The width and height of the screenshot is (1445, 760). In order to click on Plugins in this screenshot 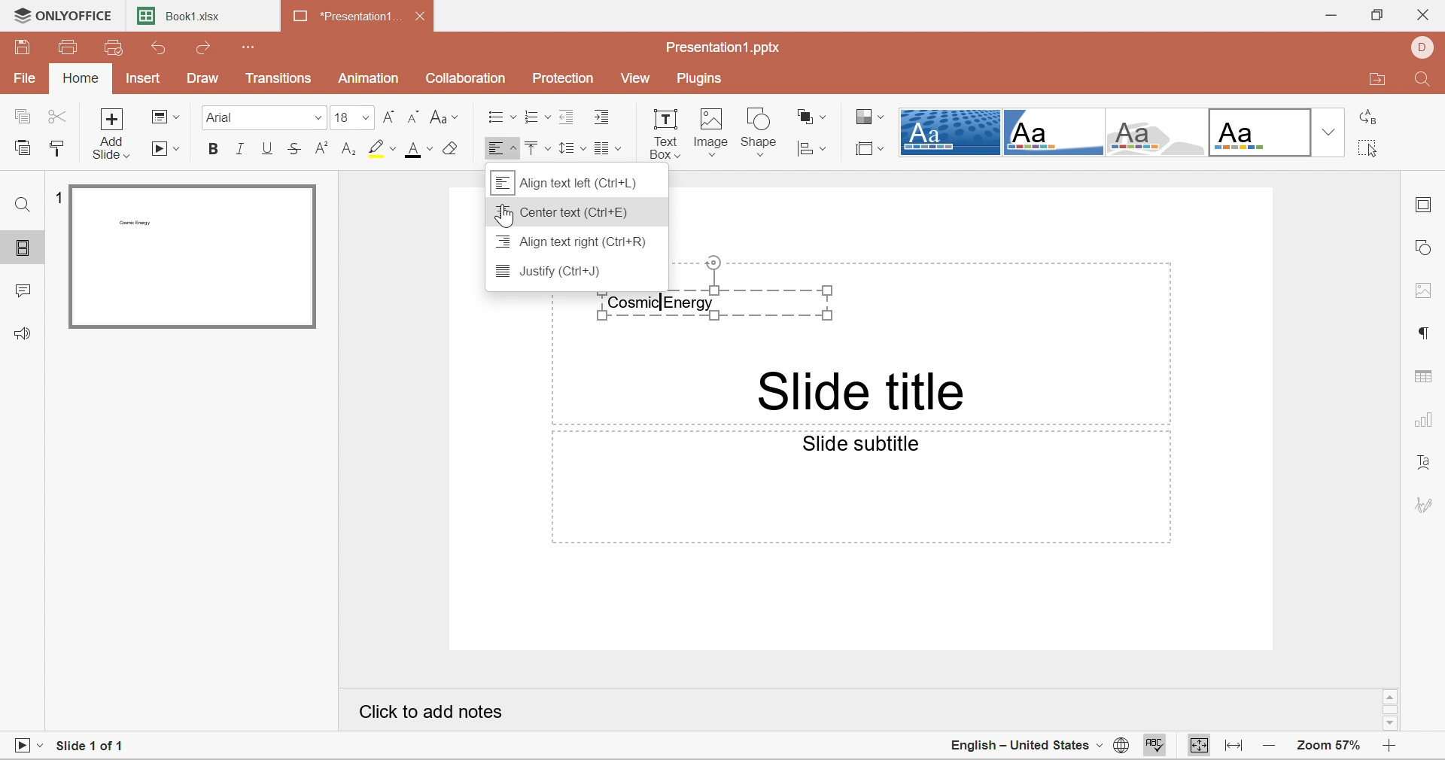, I will do `click(701, 80)`.